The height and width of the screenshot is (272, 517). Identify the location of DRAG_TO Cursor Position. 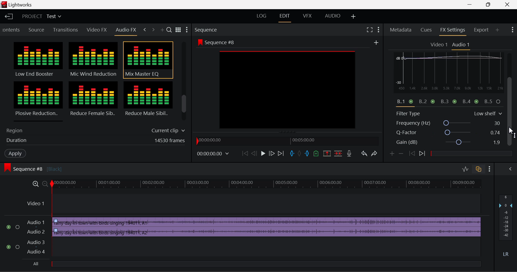
(512, 133).